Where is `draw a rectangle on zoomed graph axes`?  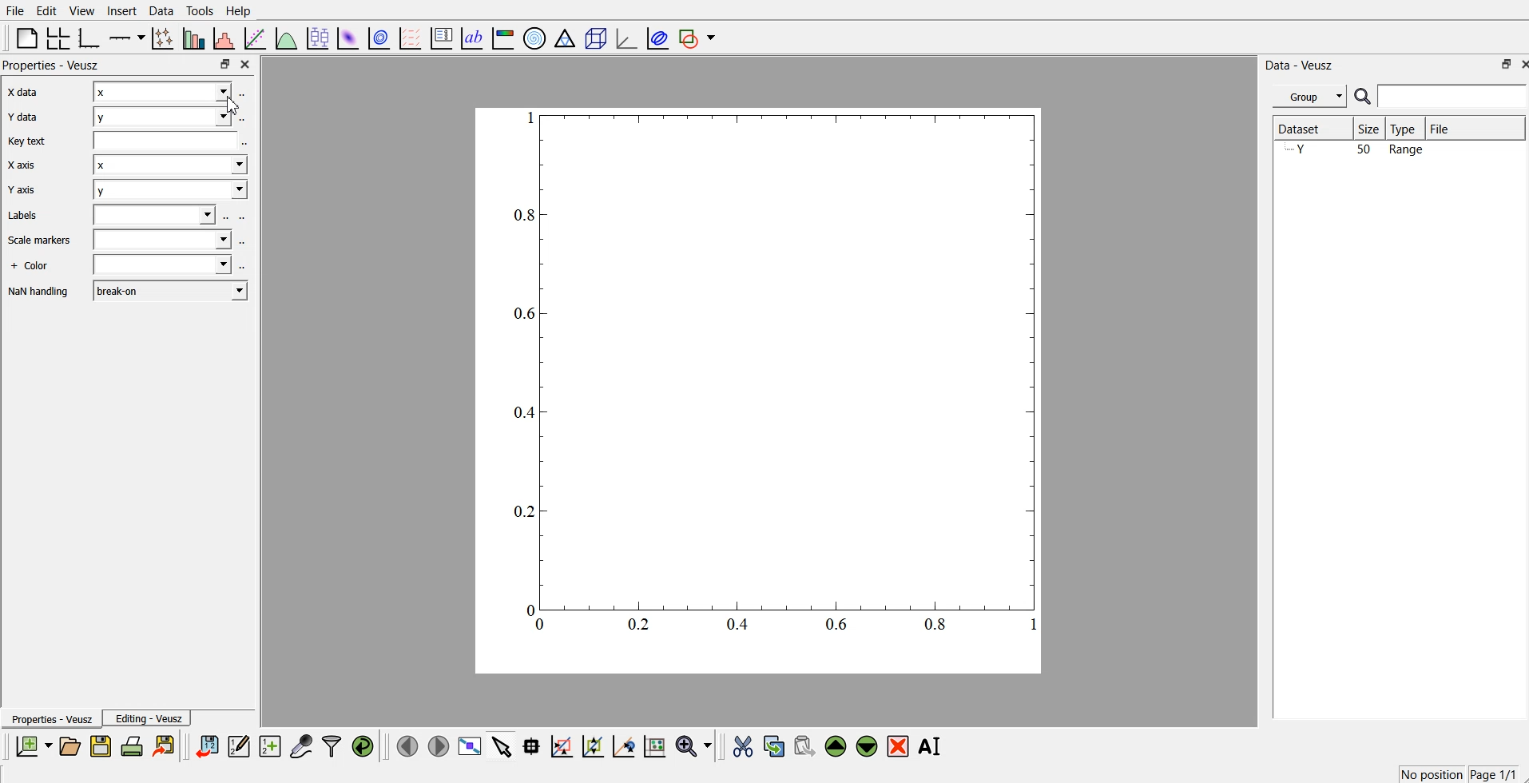
draw a rectangle on zoomed graph axes is located at coordinates (562, 748).